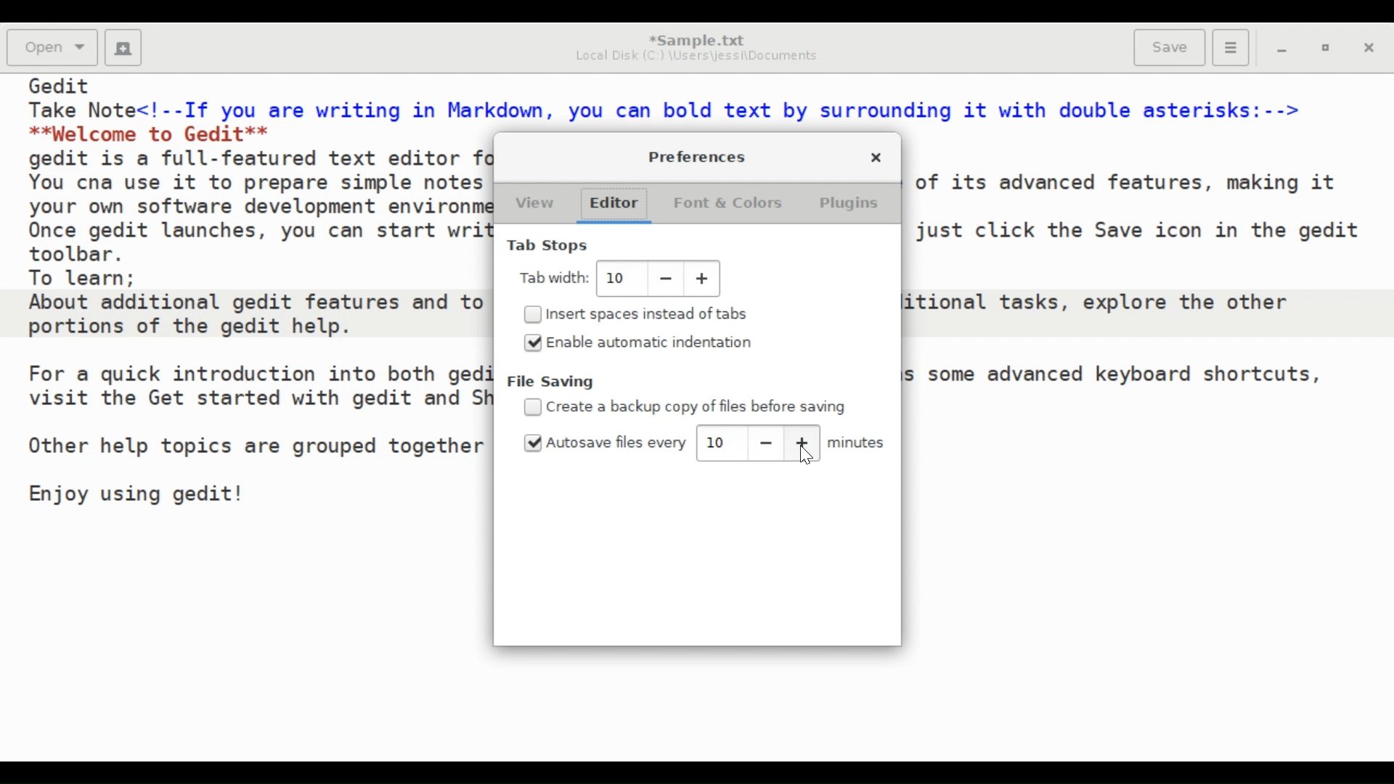 This screenshot has width=1394, height=784. Describe the element at coordinates (54, 48) in the screenshot. I see `Open` at that location.